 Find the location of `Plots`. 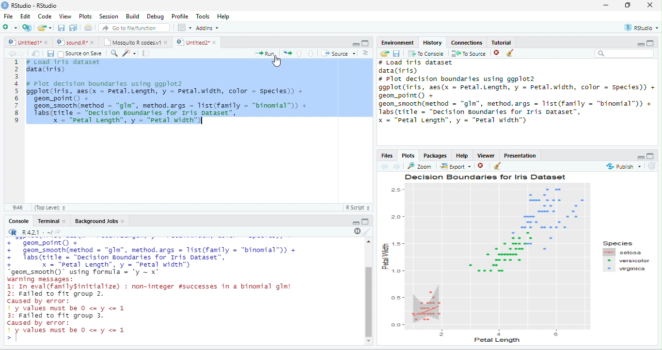

Plots is located at coordinates (85, 16).